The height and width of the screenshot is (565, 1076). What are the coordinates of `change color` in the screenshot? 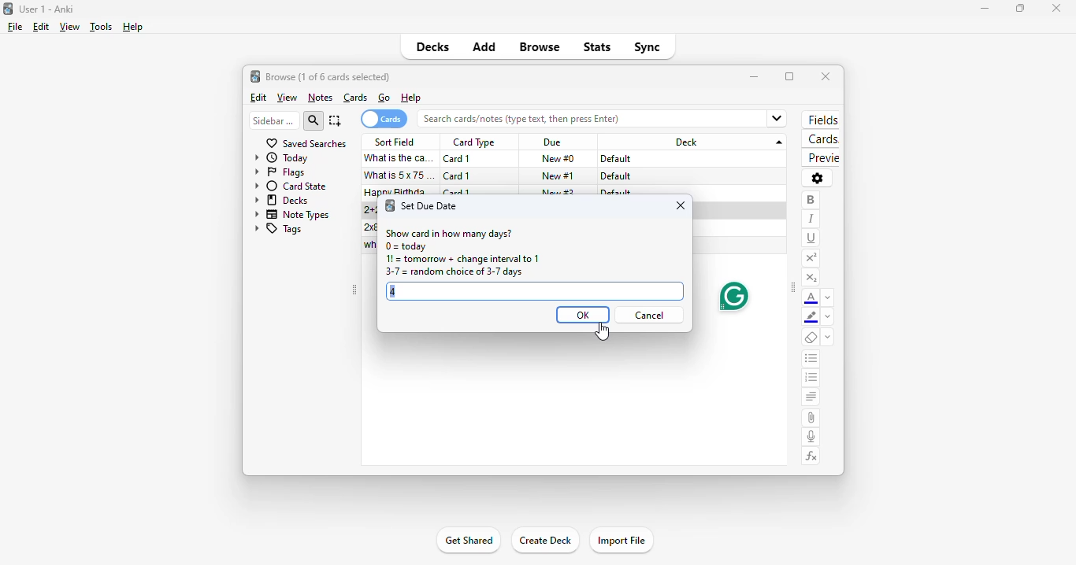 It's located at (828, 297).